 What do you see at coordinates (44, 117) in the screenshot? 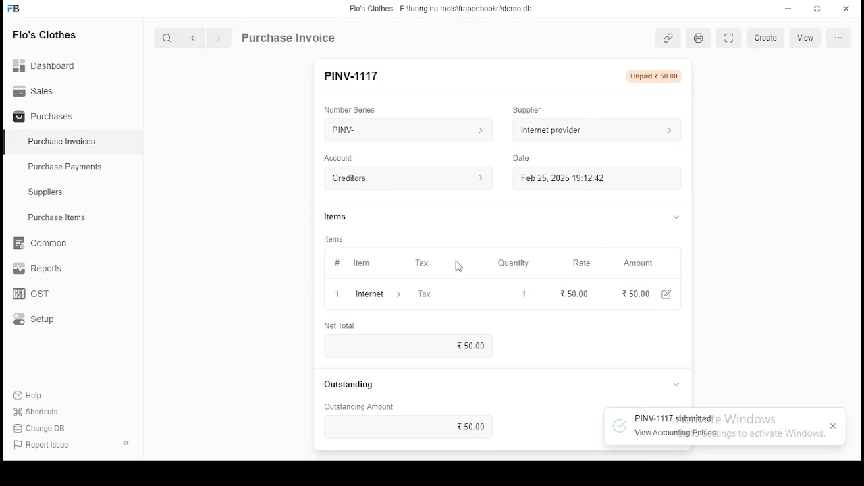
I see `Purchases` at bounding box center [44, 117].